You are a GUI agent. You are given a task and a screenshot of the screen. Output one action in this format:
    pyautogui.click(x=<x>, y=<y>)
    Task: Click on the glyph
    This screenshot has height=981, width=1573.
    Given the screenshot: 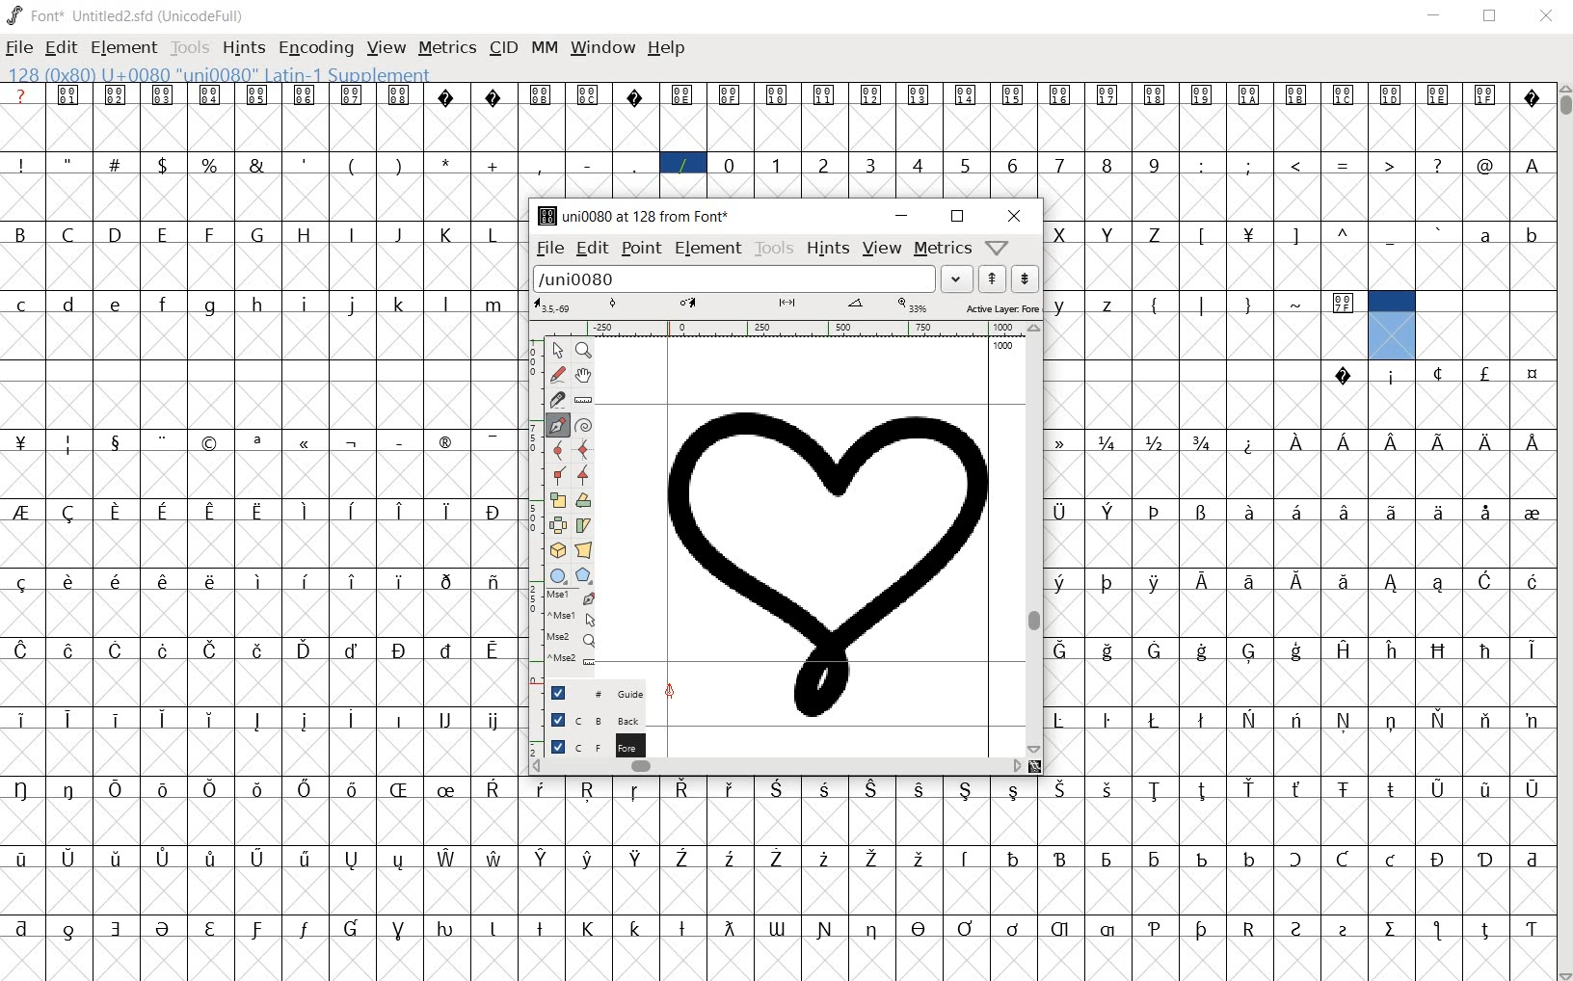 What is the action you would take?
    pyautogui.click(x=493, y=97)
    